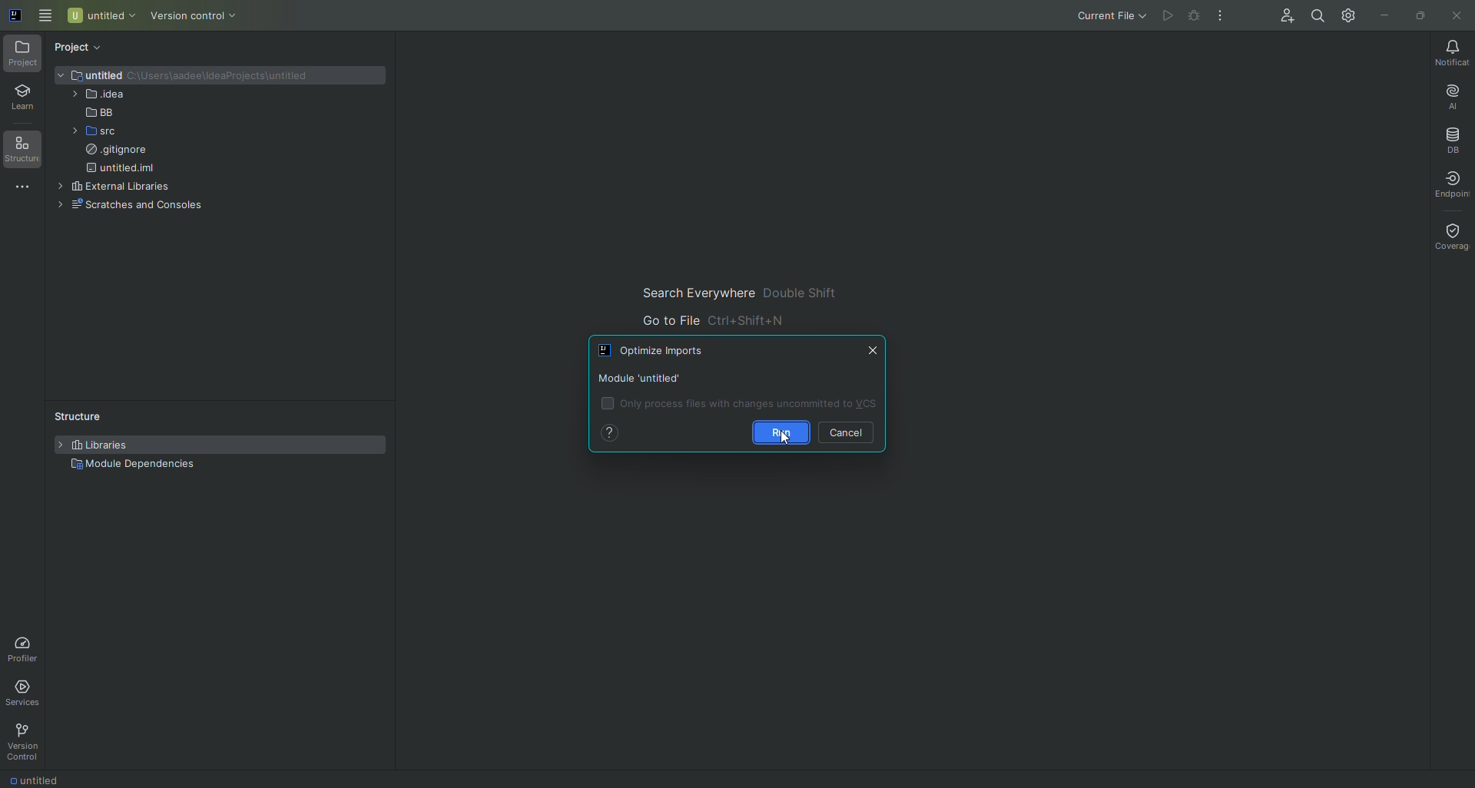 The width and height of the screenshot is (1475, 788). I want to click on External Libraries, so click(112, 187).